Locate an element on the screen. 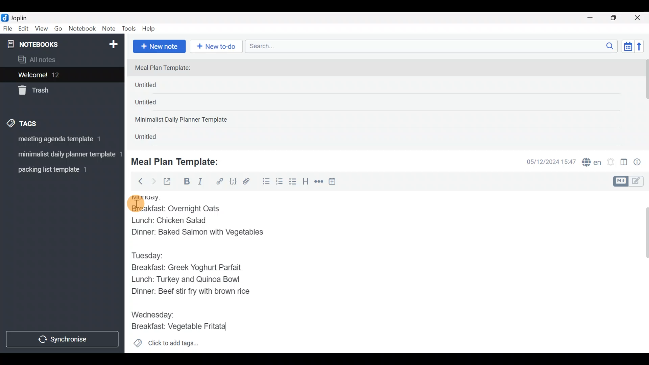  Minimize is located at coordinates (594, 17).